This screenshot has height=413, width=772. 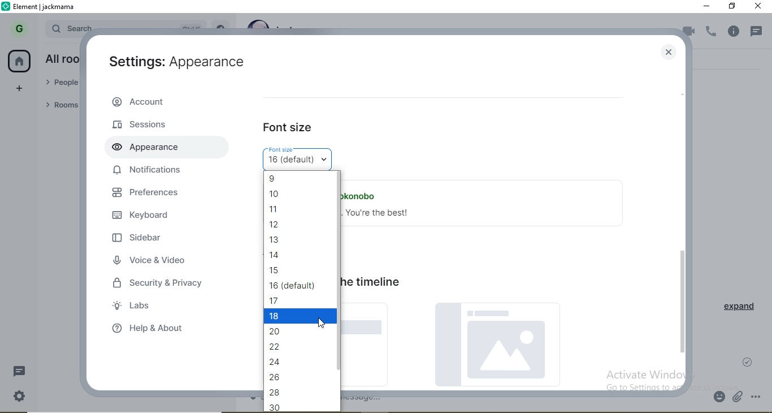 What do you see at coordinates (635, 388) in the screenshot?
I see `go to settings` at bounding box center [635, 388].